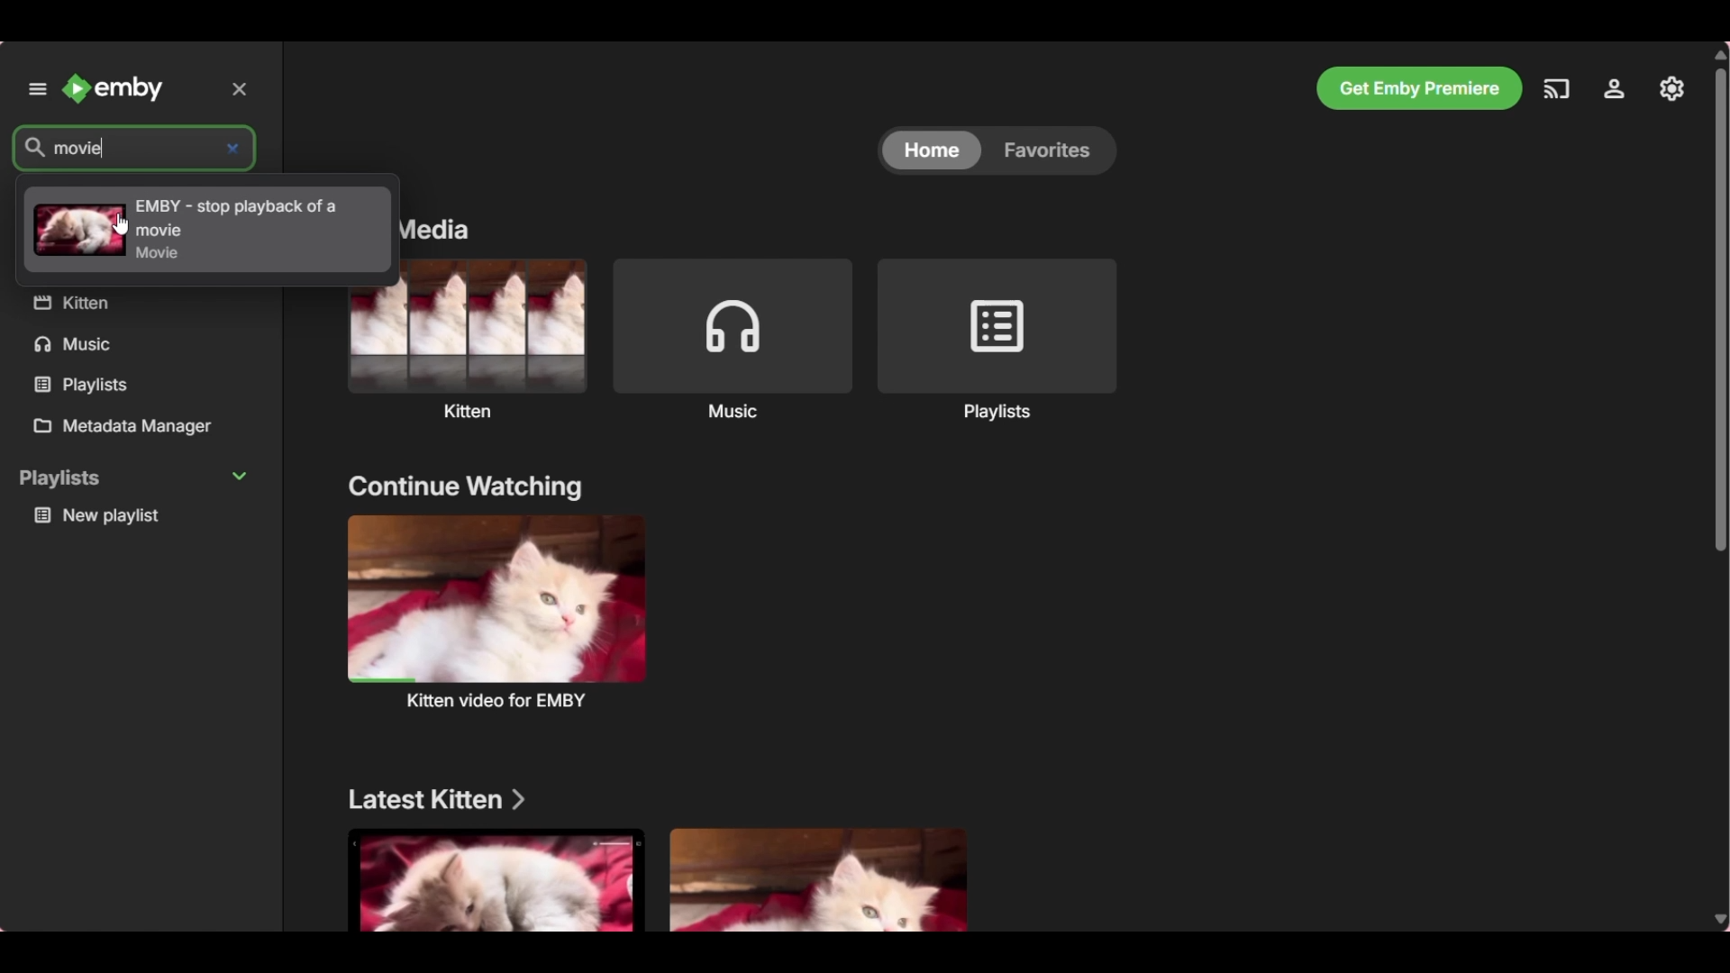 This screenshot has width=1730, height=973. Describe the element at coordinates (114, 88) in the screenshot. I see `Emby` at that location.